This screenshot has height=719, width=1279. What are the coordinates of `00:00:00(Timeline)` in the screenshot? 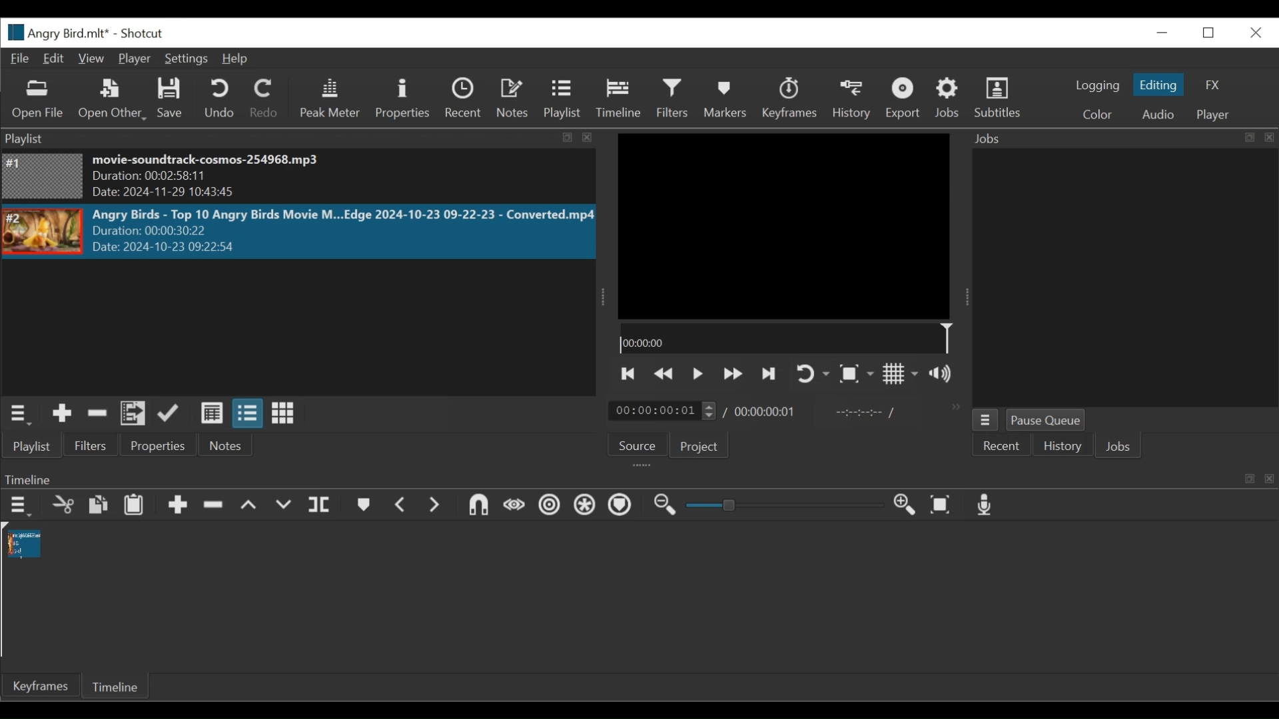 It's located at (785, 340).